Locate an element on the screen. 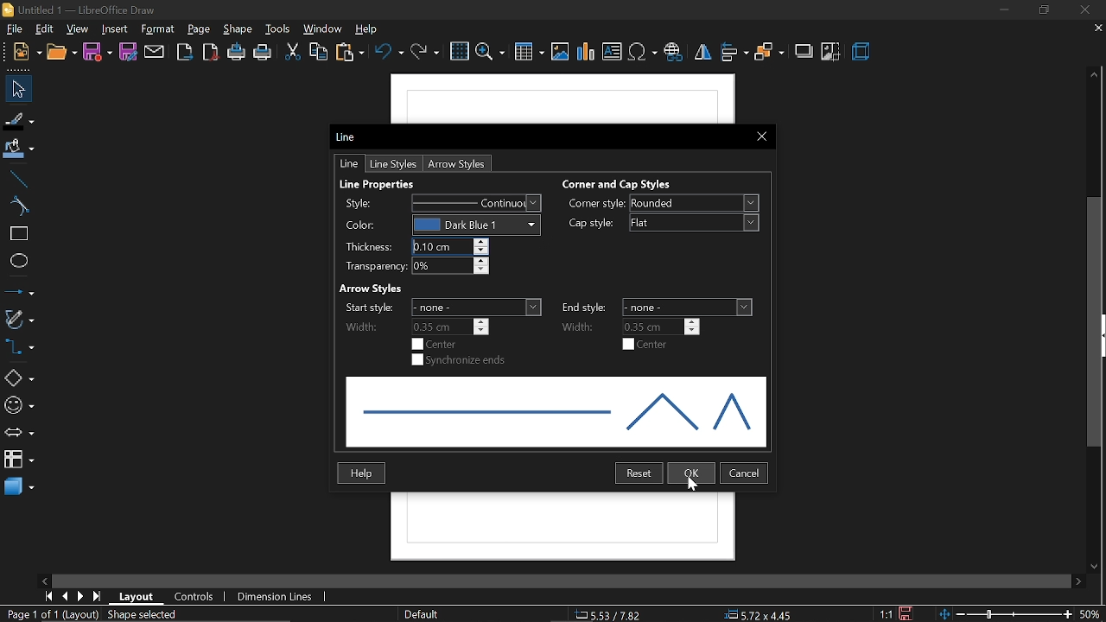  format is located at coordinates (159, 29).